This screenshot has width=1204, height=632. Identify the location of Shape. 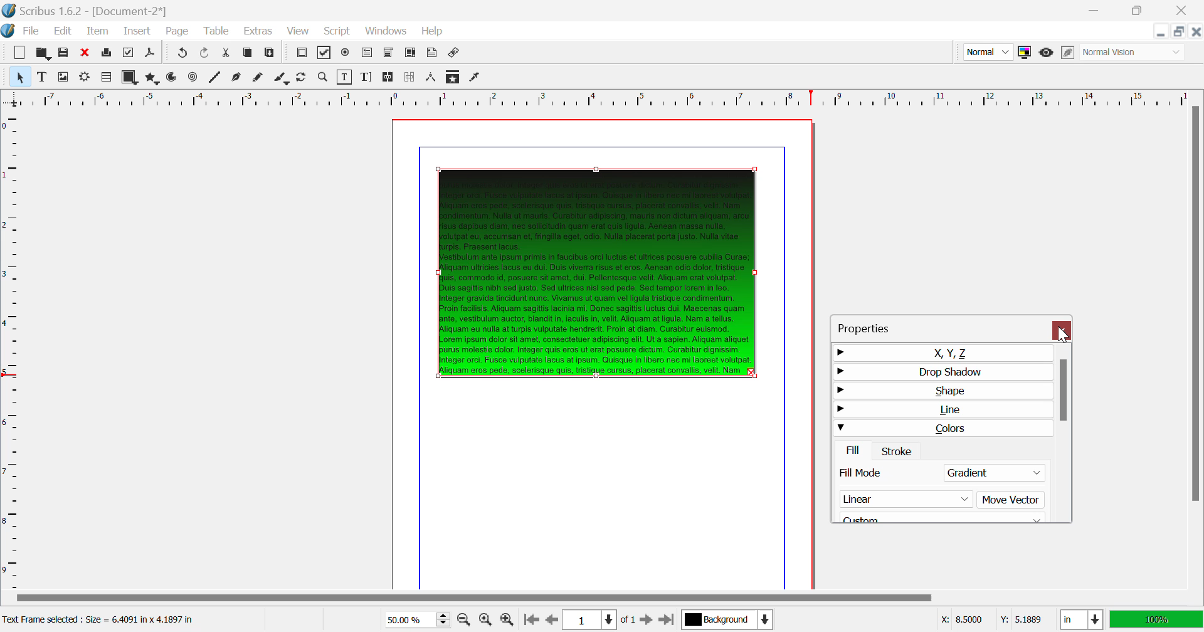
(941, 391).